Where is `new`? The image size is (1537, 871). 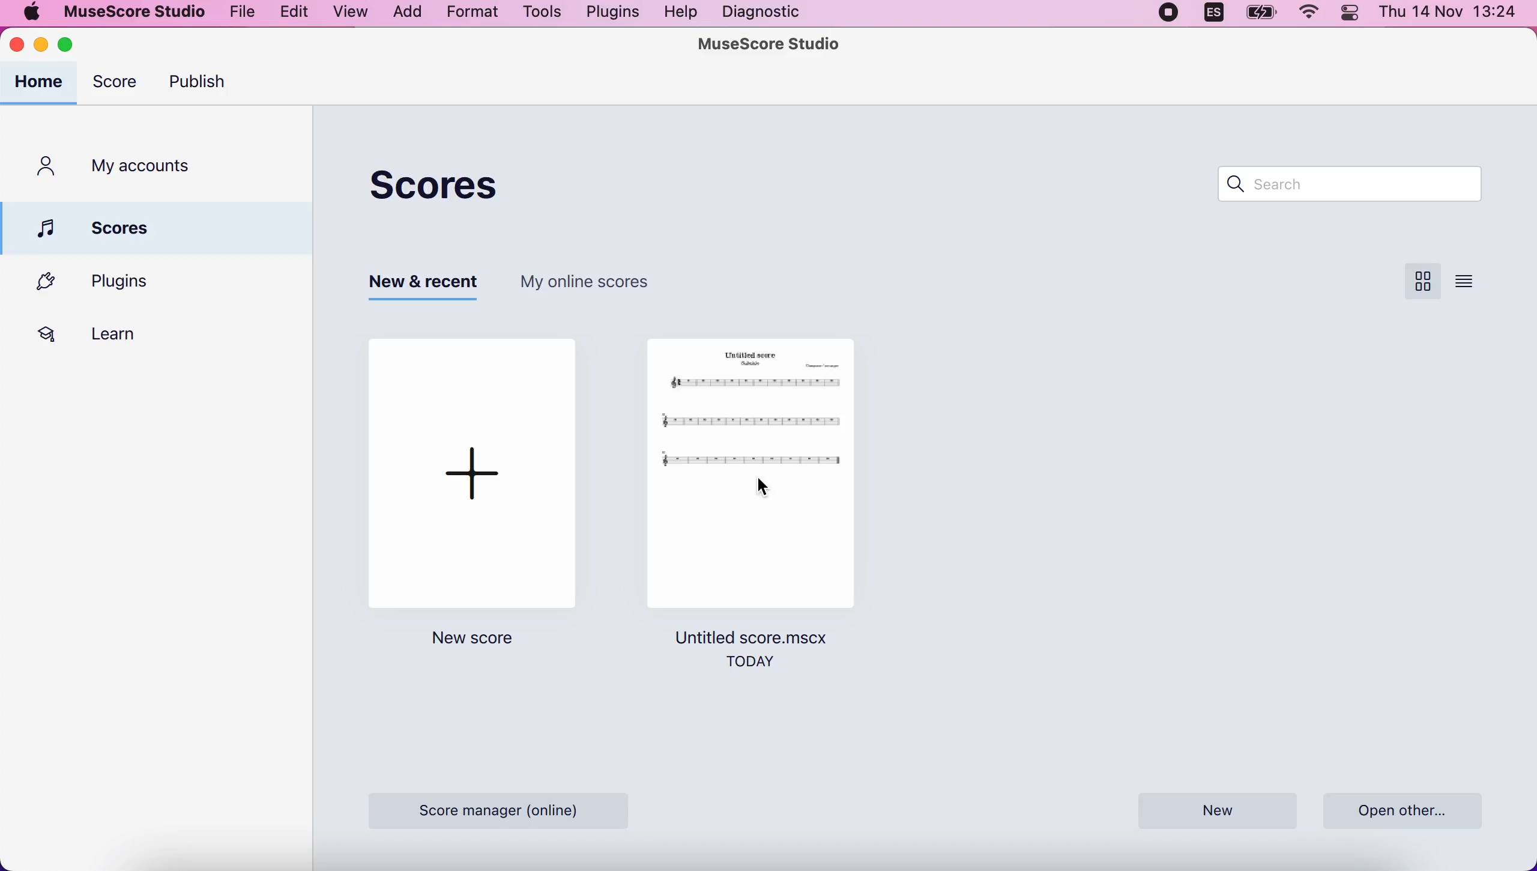
new is located at coordinates (1220, 809).